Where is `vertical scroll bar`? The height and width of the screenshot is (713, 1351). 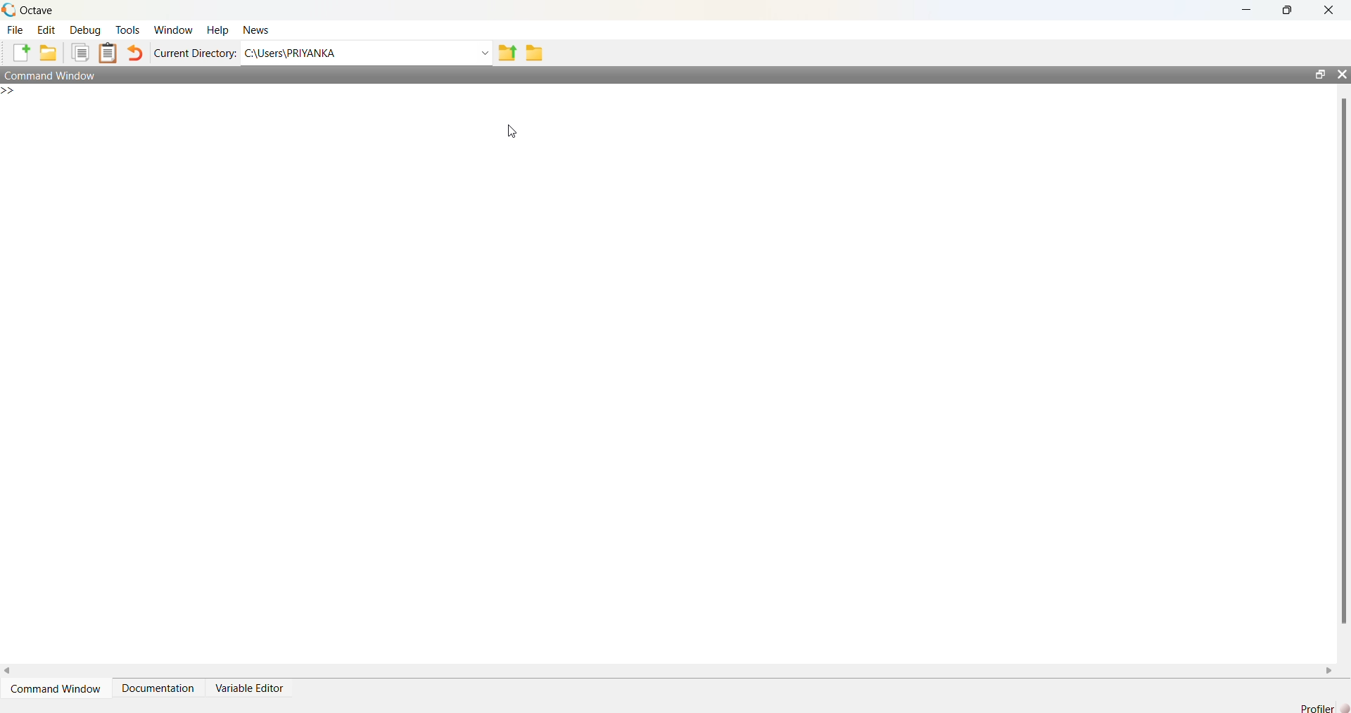 vertical scroll bar is located at coordinates (1344, 373).